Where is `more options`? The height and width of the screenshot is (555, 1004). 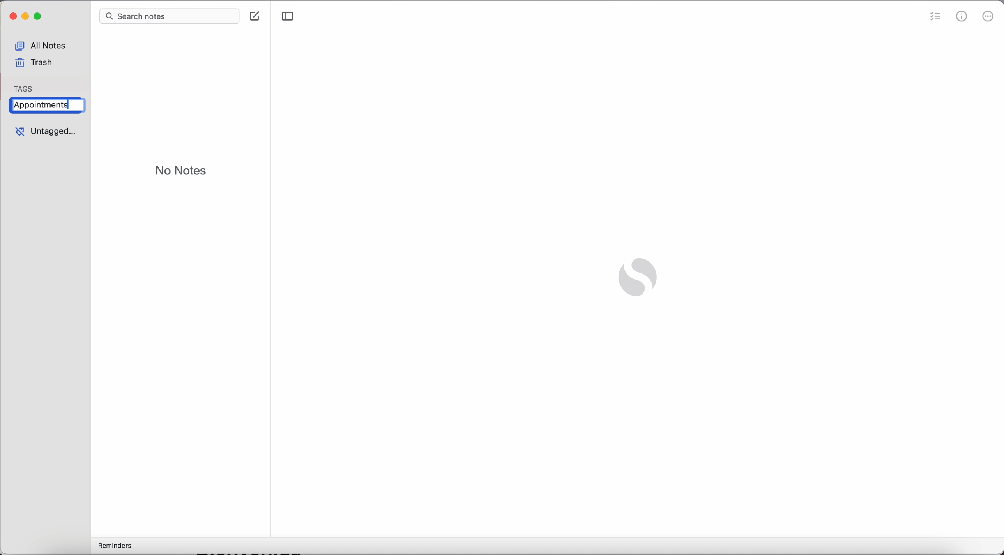
more options is located at coordinates (989, 18).